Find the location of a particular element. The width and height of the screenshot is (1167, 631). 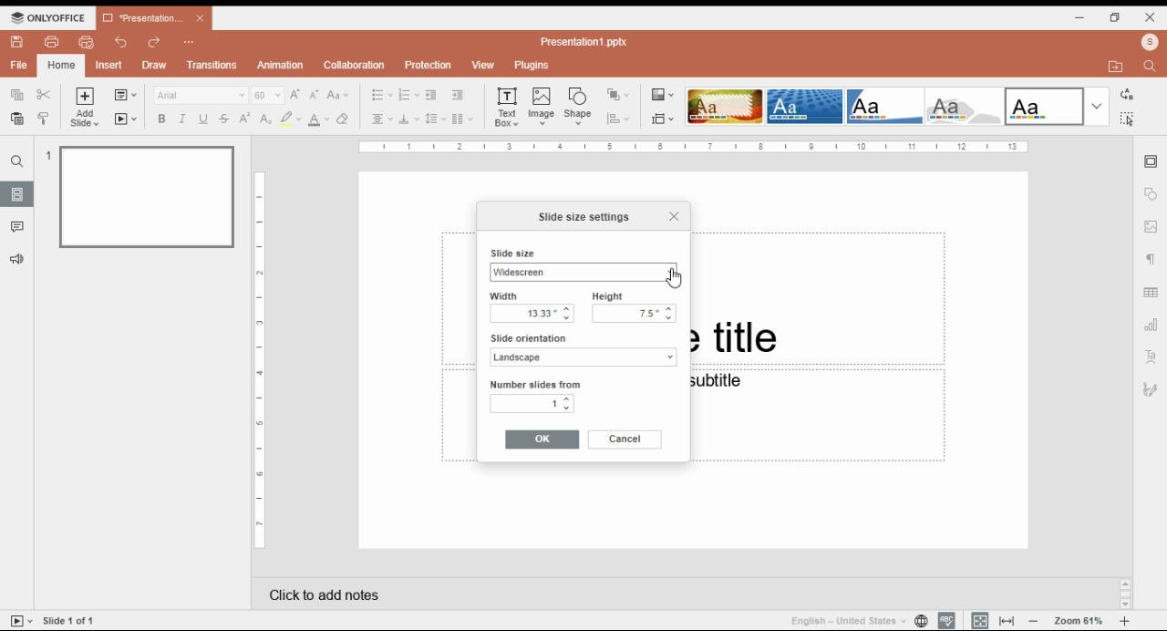

60 is located at coordinates (268, 95).